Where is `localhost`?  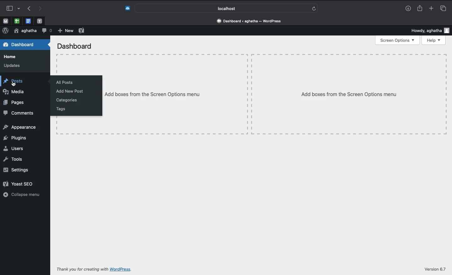
localhost is located at coordinates (225, 8).